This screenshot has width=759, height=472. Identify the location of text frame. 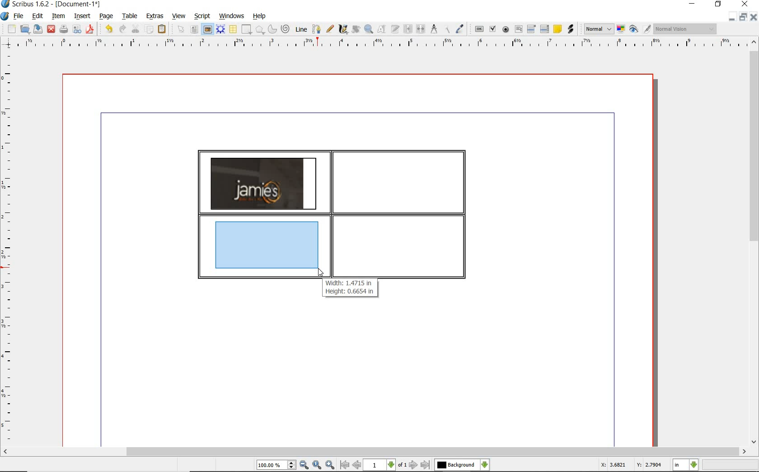
(195, 30).